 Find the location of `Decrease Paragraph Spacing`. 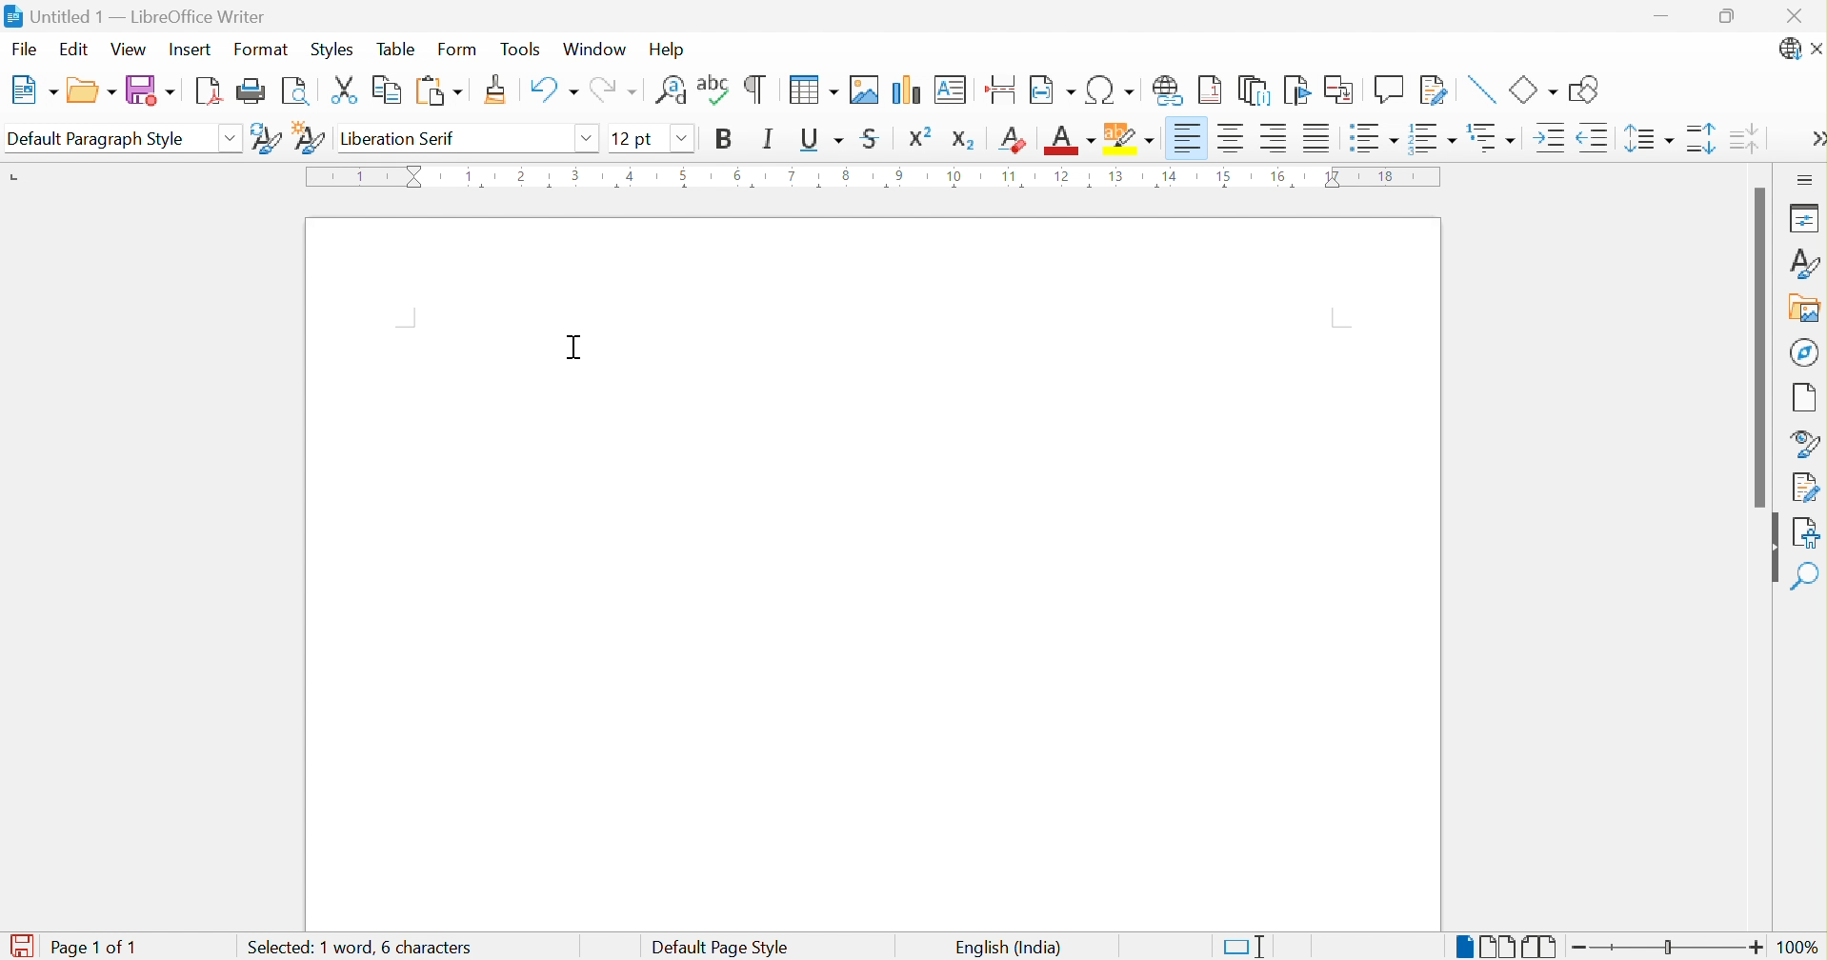

Decrease Paragraph Spacing is located at coordinates (1747, 138).